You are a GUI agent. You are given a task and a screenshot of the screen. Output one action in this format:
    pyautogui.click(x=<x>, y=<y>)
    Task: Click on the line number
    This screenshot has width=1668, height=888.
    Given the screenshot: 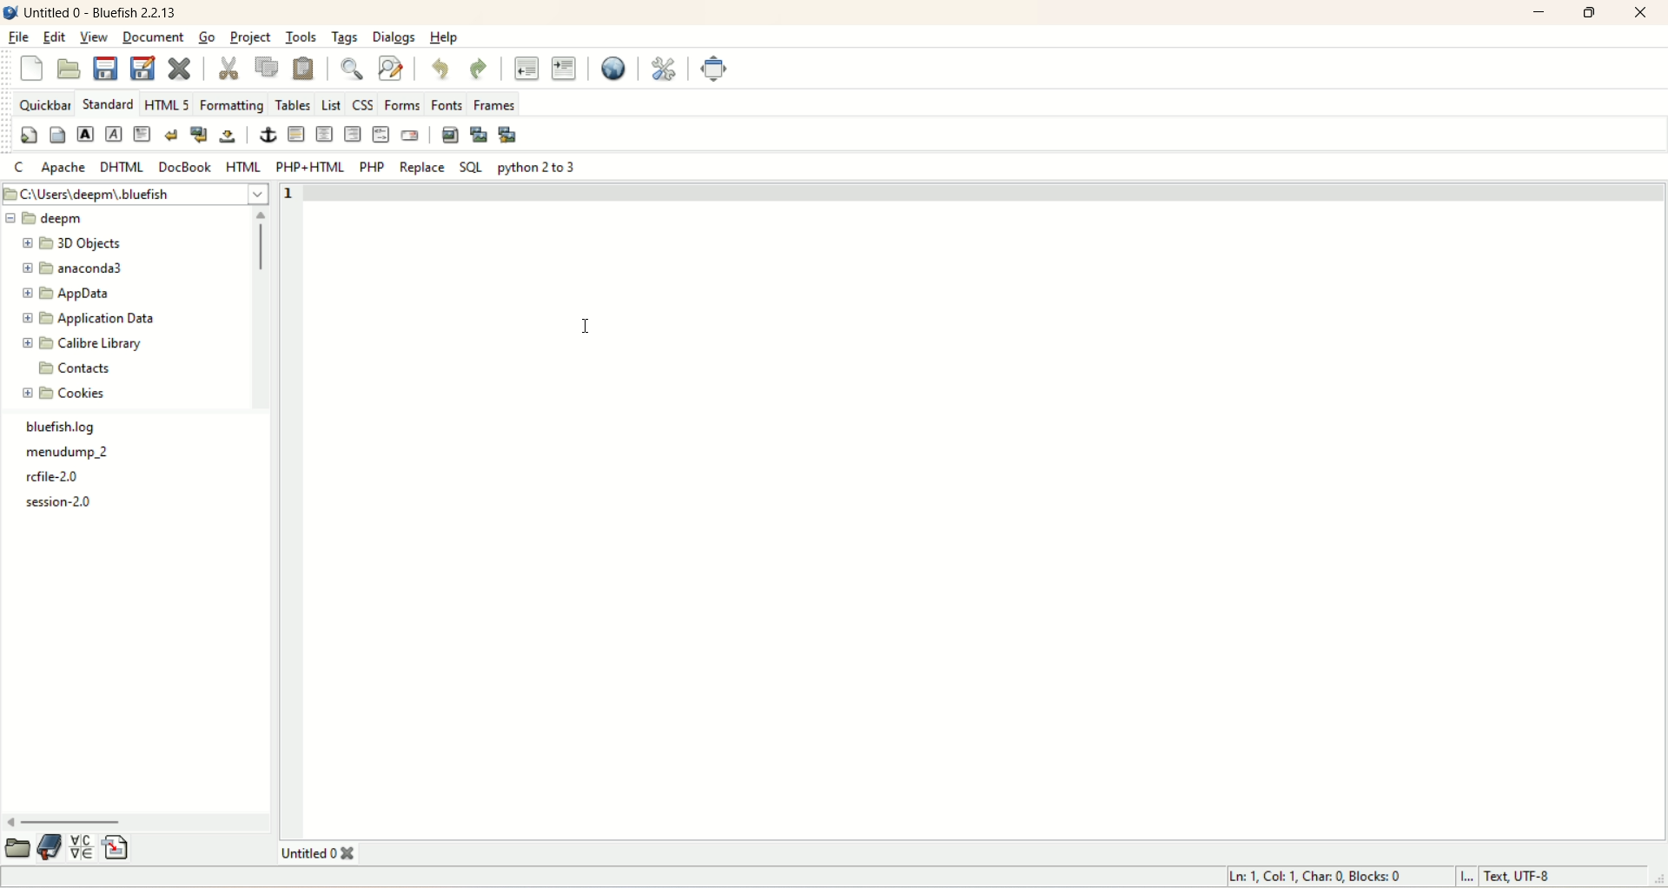 What is the action you would take?
    pyautogui.click(x=287, y=194)
    